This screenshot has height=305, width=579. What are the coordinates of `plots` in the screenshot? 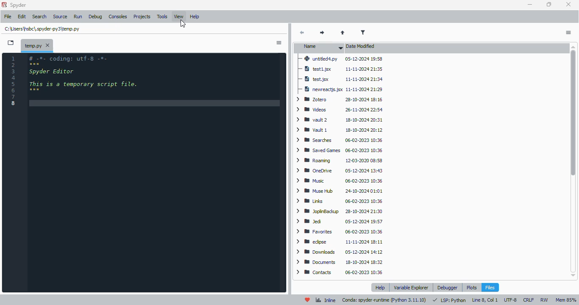 It's located at (472, 287).